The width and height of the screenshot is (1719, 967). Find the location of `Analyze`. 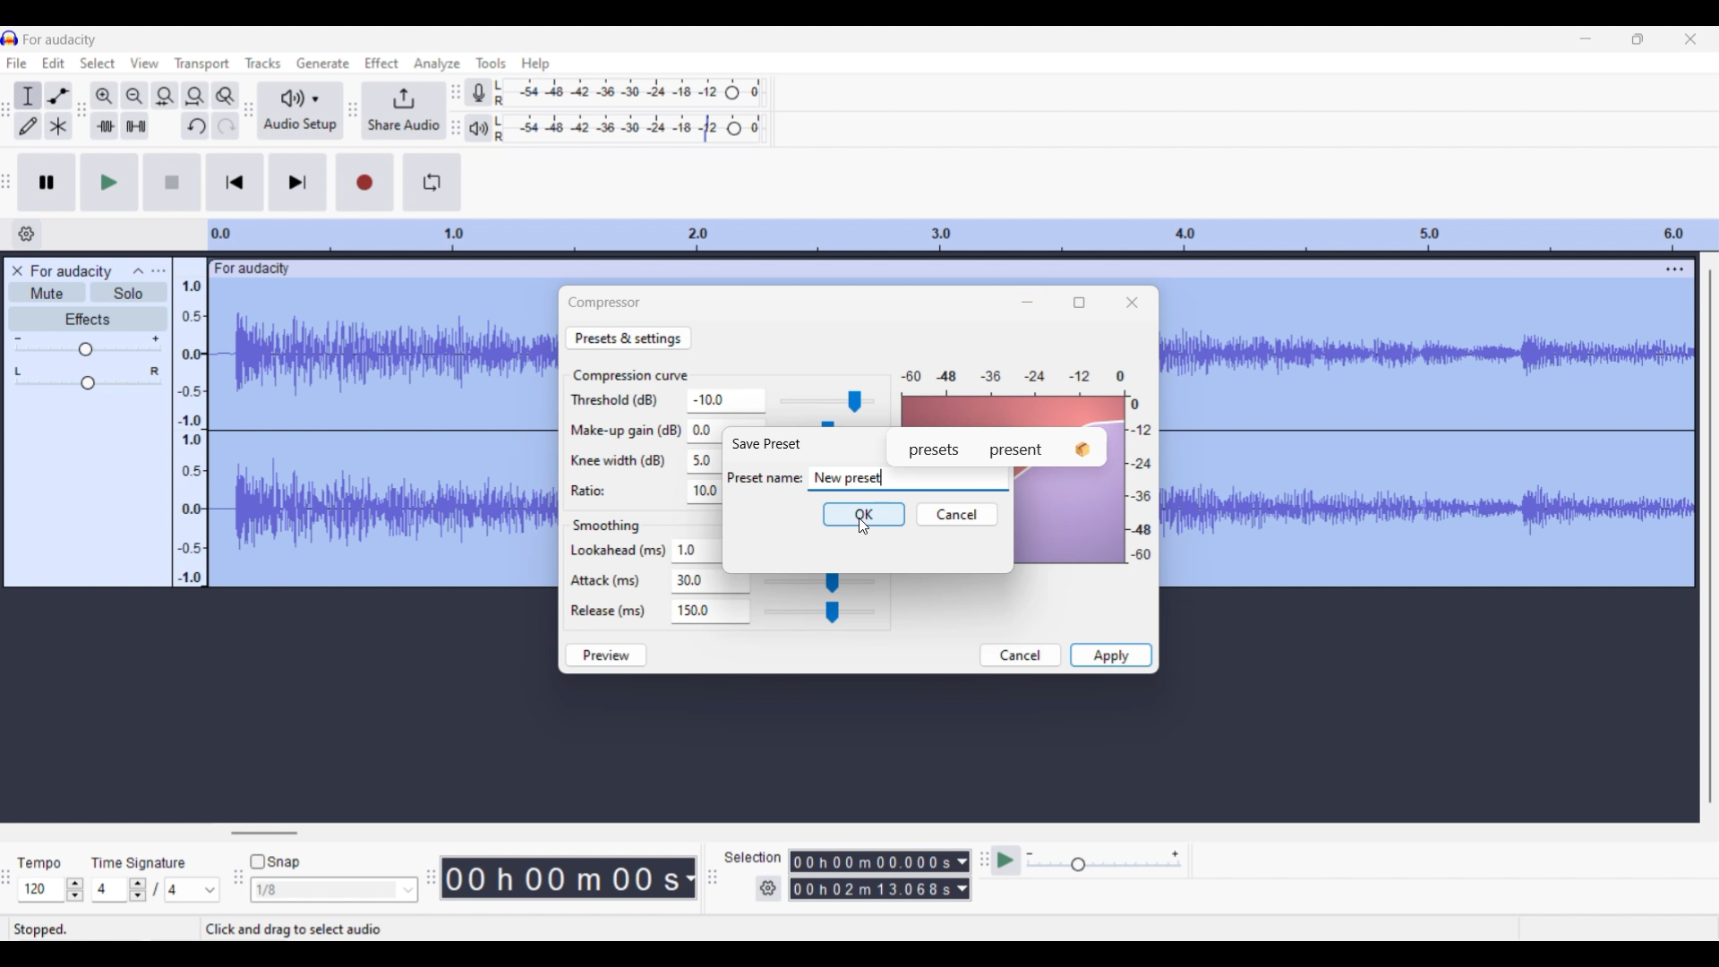

Analyze is located at coordinates (436, 64).